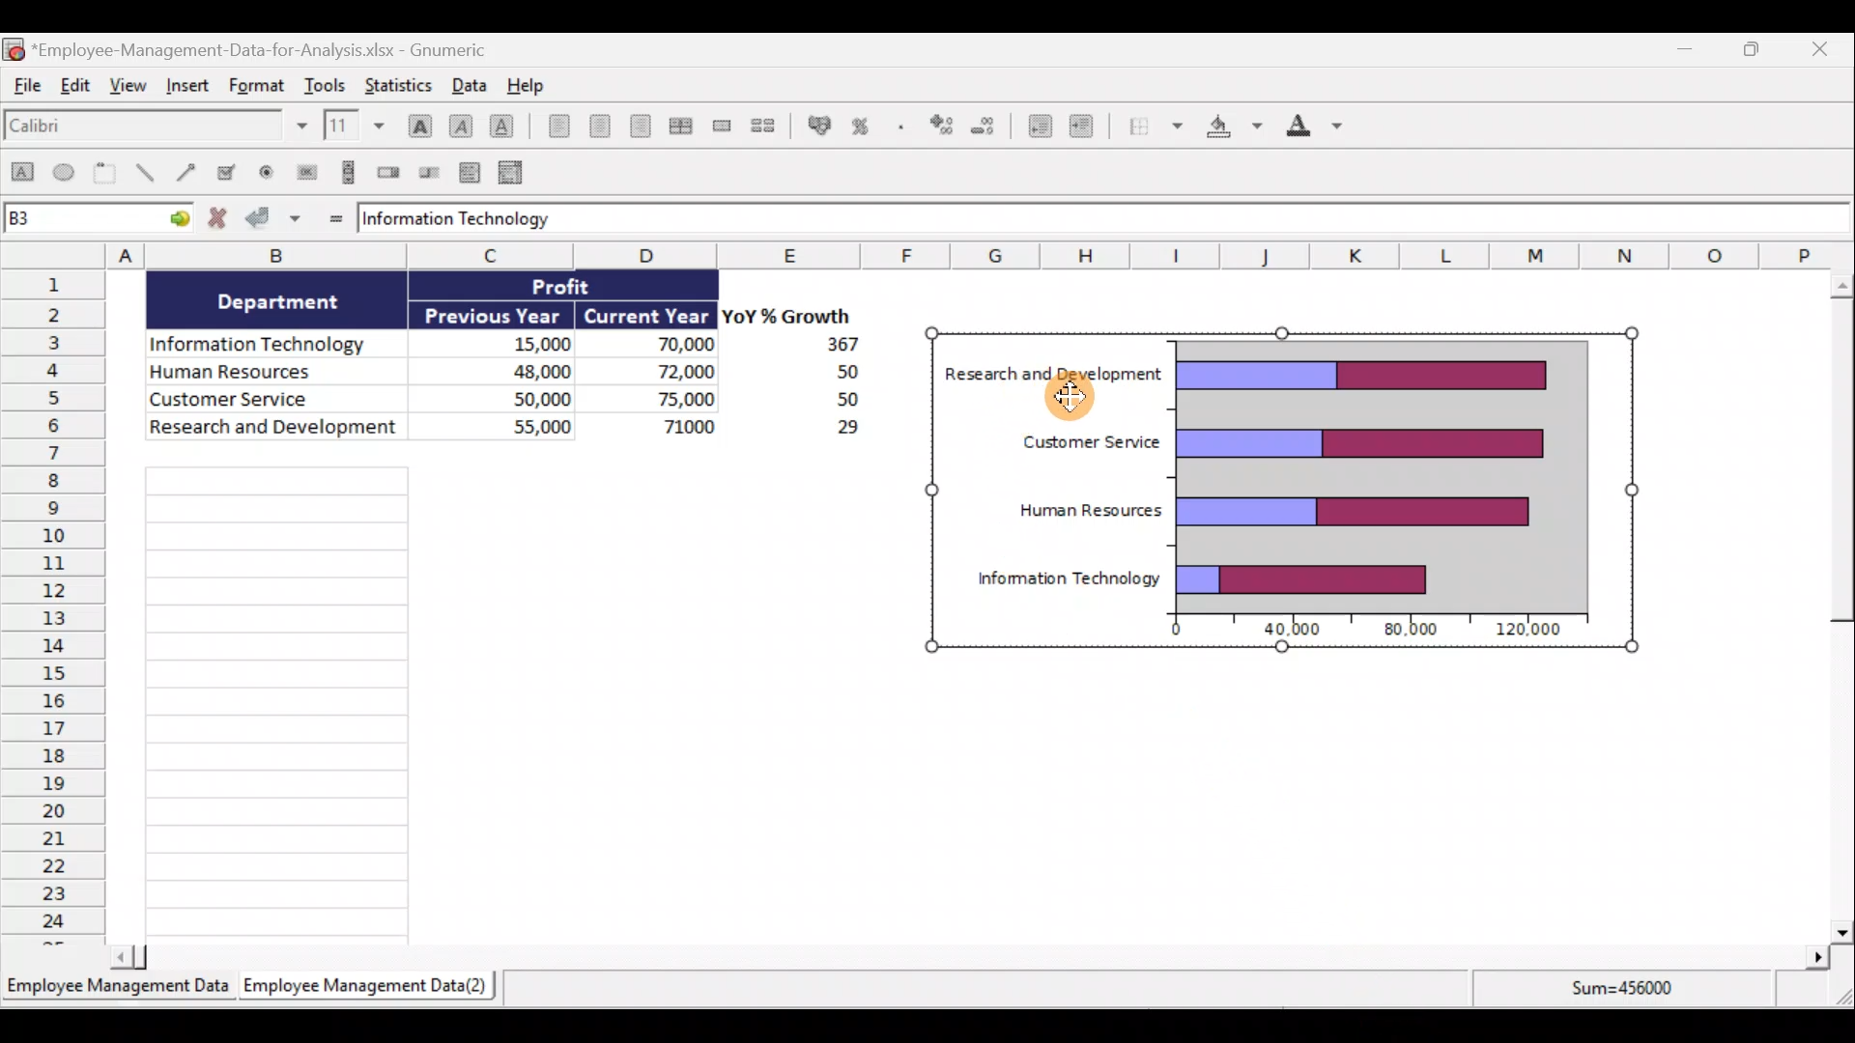  What do you see at coordinates (221, 219) in the screenshot?
I see `Cancel change` at bounding box center [221, 219].